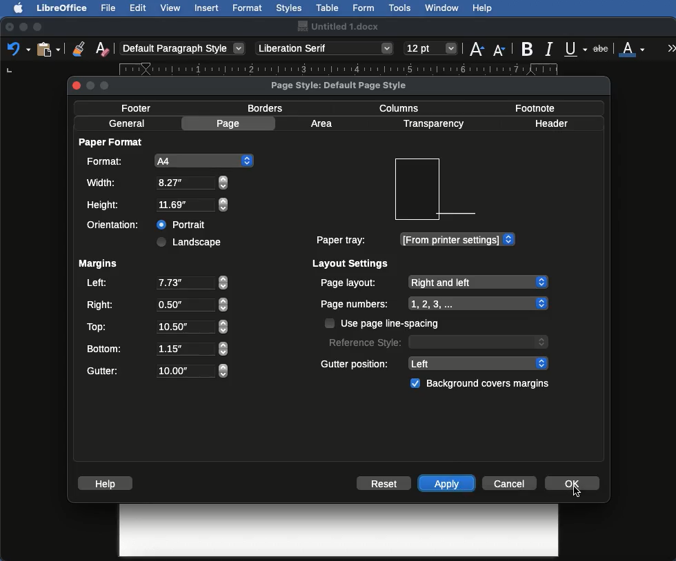 This screenshot has width=676, height=561. I want to click on LibreOffice, so click(61, 8).